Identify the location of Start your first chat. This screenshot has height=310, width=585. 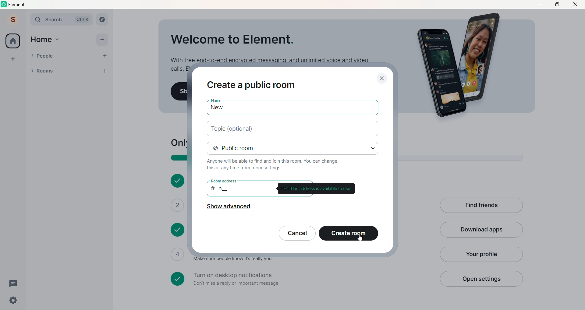
(179, 92).